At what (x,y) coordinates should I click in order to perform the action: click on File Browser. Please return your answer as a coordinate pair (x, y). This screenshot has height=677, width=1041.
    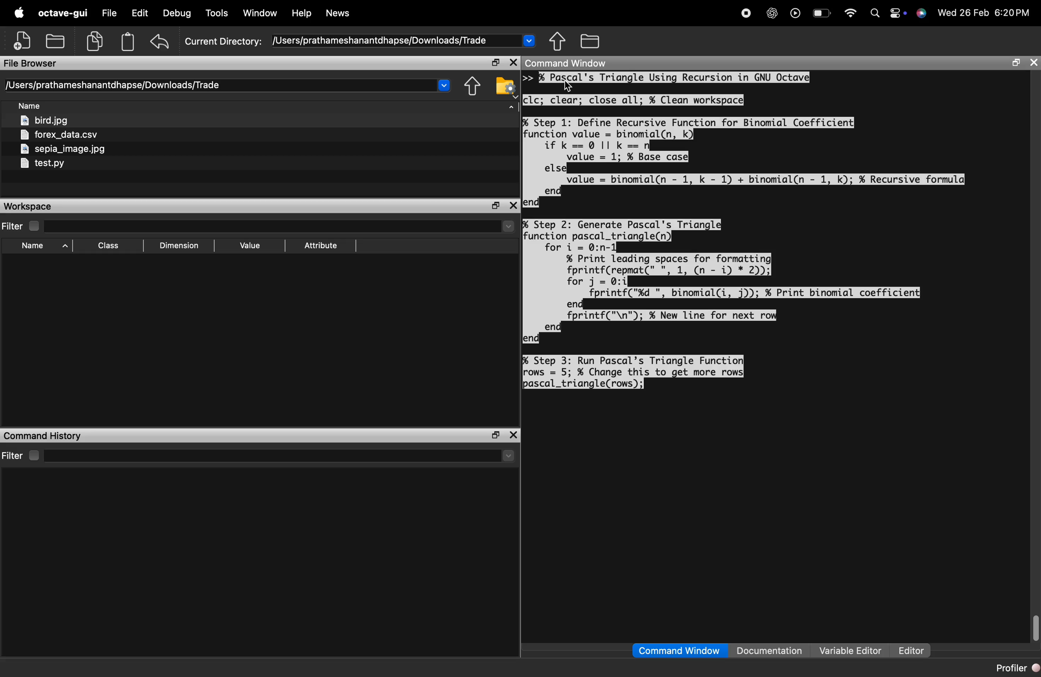
    Looking at the image, I should click on (31, 63).